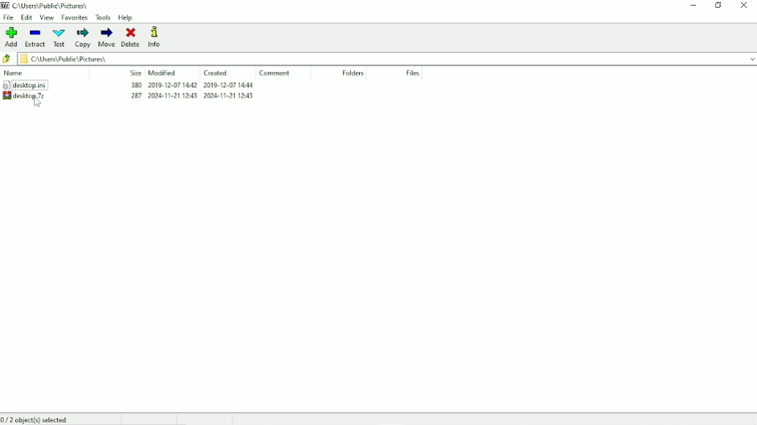 The width and height of the screenshot is (757, 425). Describe the element at coordinates (130, 37) in the screenshot. I see `Delete` at that location.